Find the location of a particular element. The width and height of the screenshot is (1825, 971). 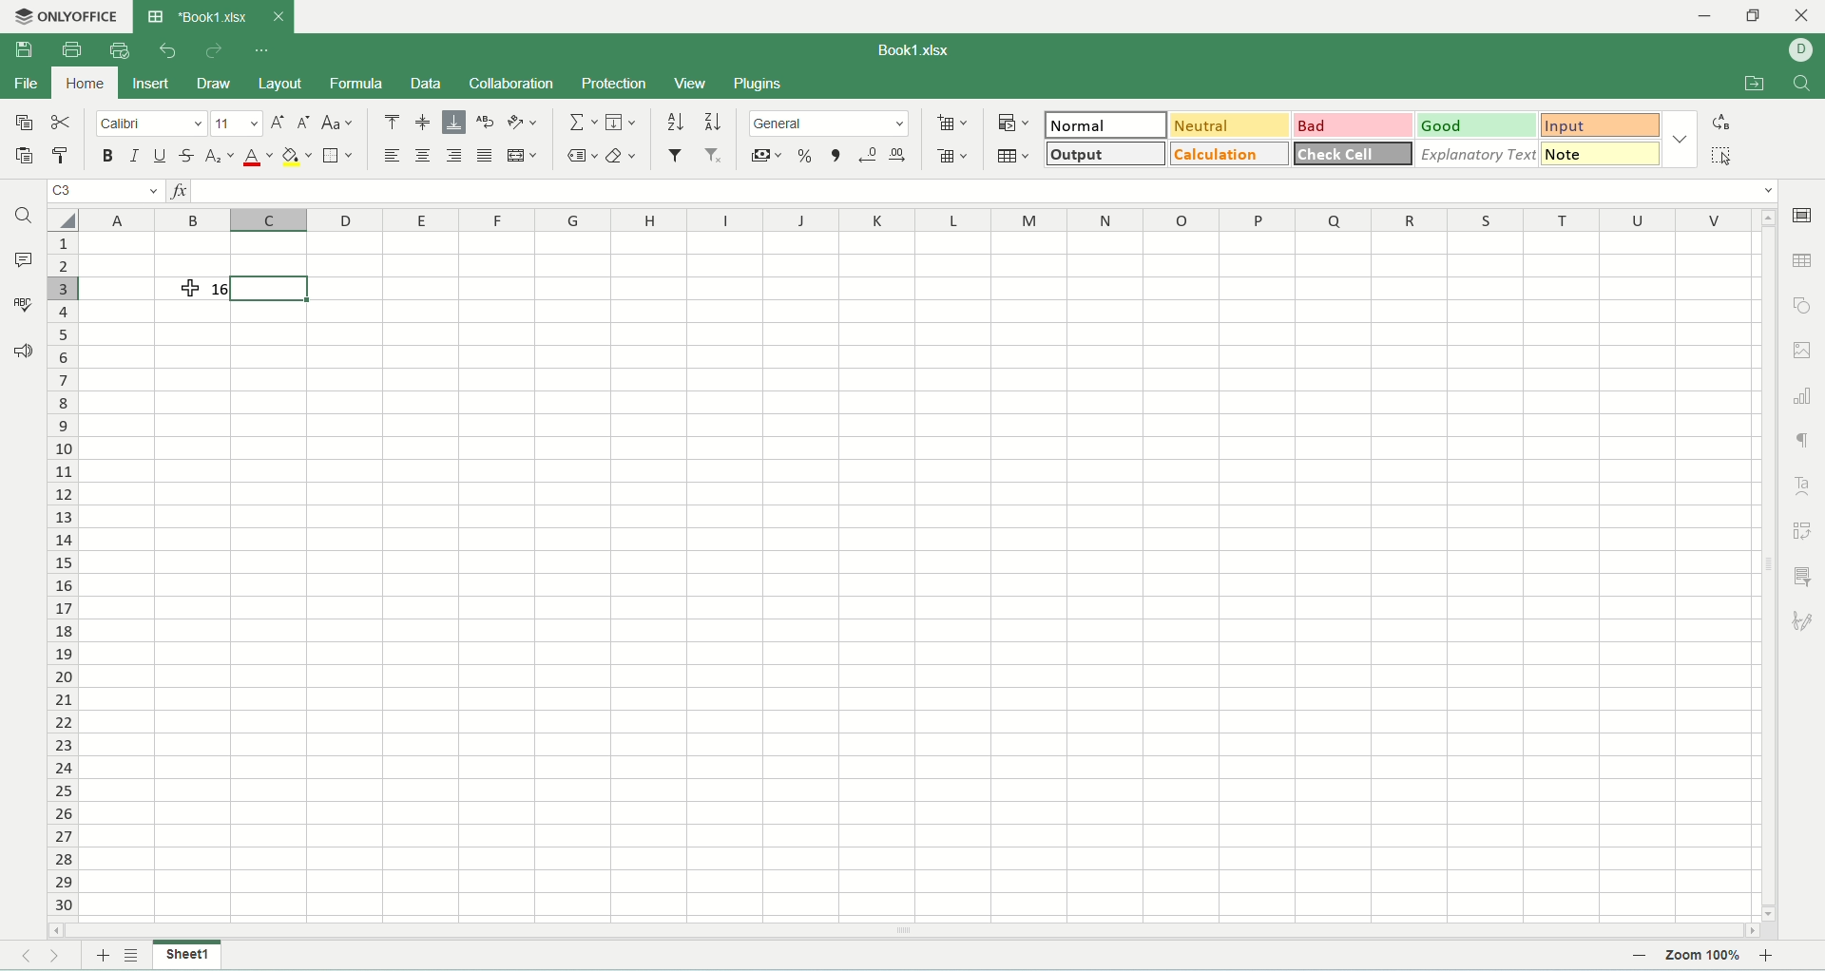

save is located at coordinates (23, 50).